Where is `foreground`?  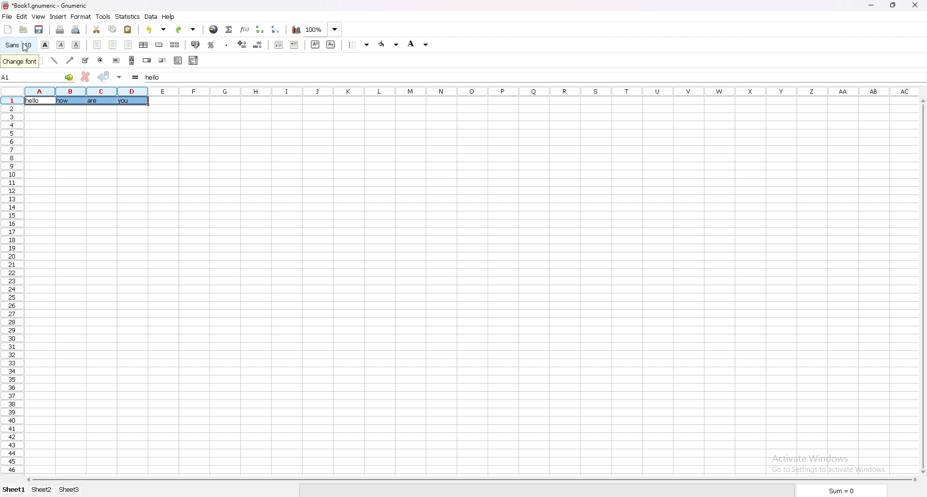 foreground is located at coordinates (389, 44).